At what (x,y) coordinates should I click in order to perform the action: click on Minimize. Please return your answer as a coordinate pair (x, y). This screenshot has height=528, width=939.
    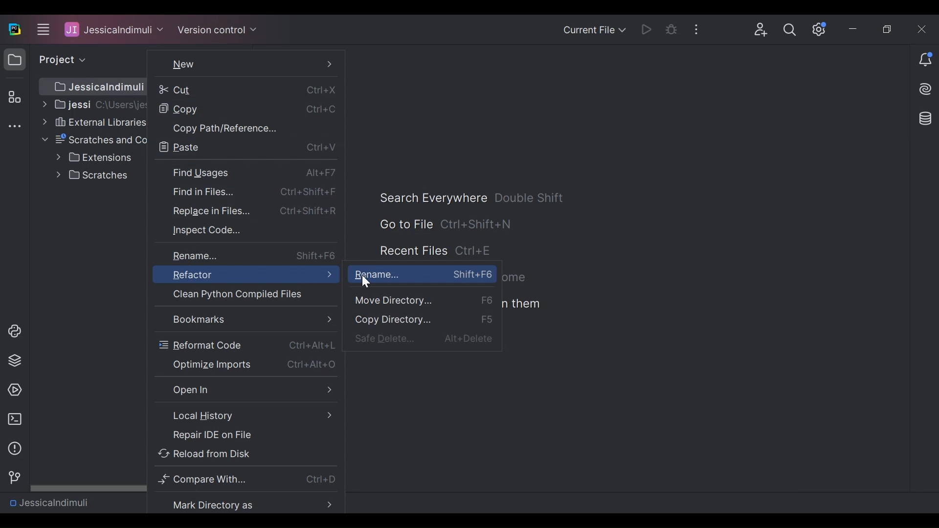
    Looking at the image, I should click on (855, 30).